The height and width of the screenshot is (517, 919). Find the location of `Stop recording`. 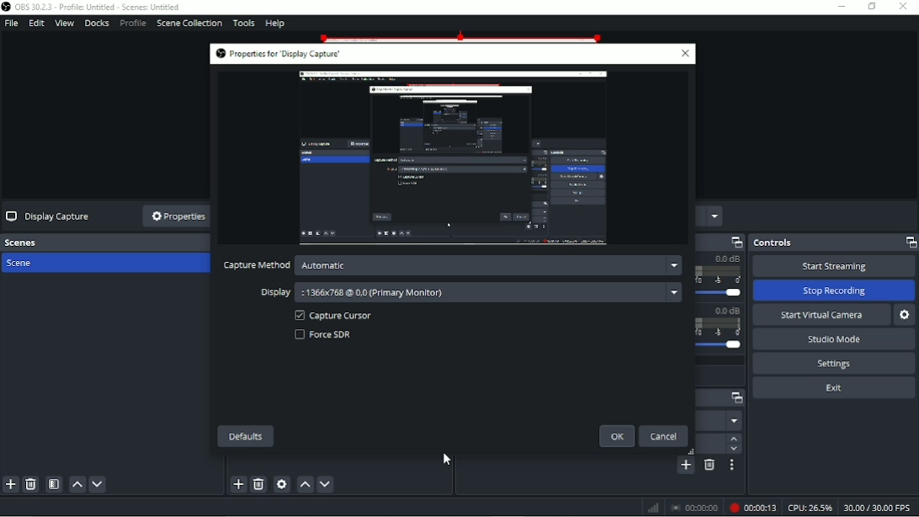

Stop recording is located at coordinates (834, 290).